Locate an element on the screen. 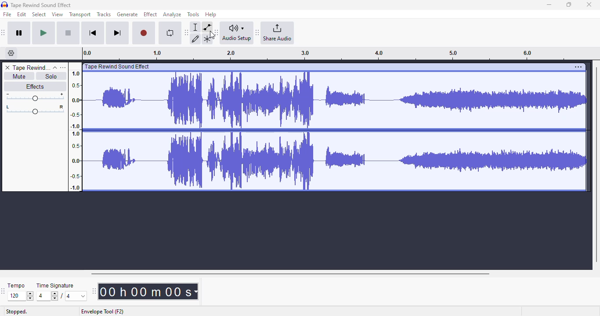  mute is located at coordinates (18, 76).